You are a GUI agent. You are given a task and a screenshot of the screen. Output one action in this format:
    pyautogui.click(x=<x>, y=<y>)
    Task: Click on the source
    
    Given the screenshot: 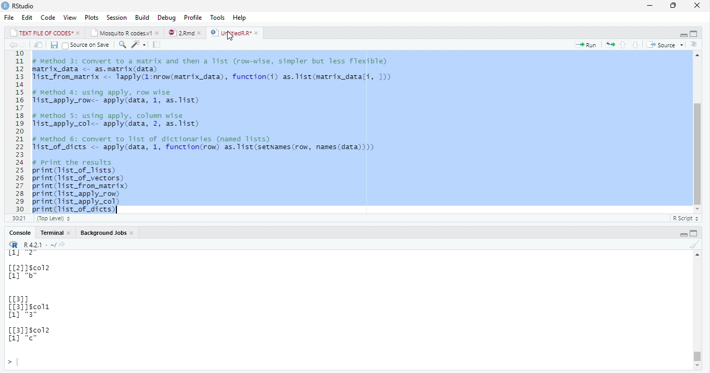 What is the action you would take?
    pyautogui.click(x=667, y=45)
    